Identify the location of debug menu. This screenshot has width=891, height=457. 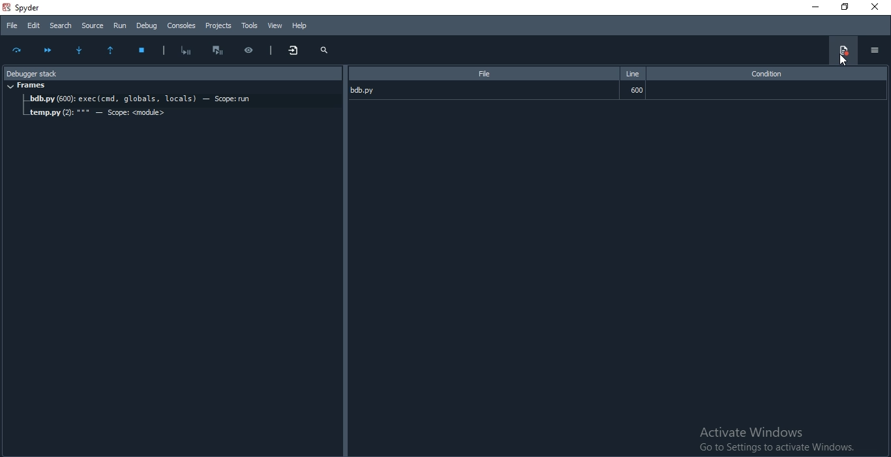
(842, 50).